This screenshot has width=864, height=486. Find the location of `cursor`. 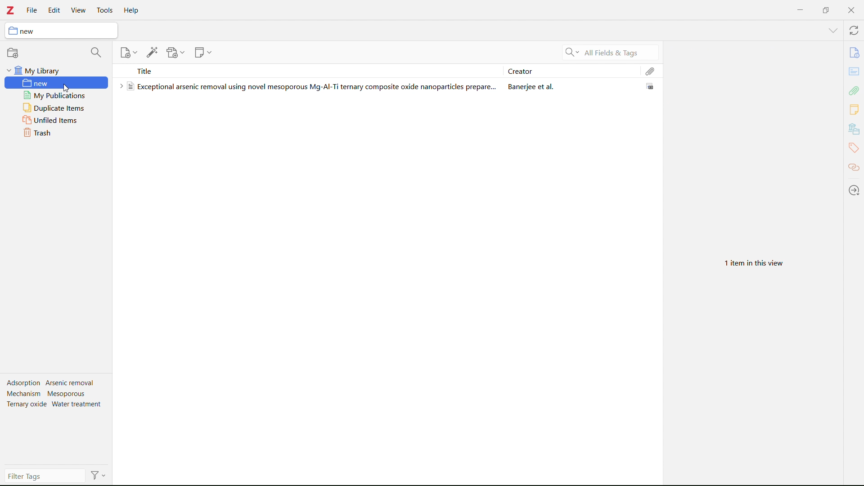

cursor is located at coordinates (57, 88).